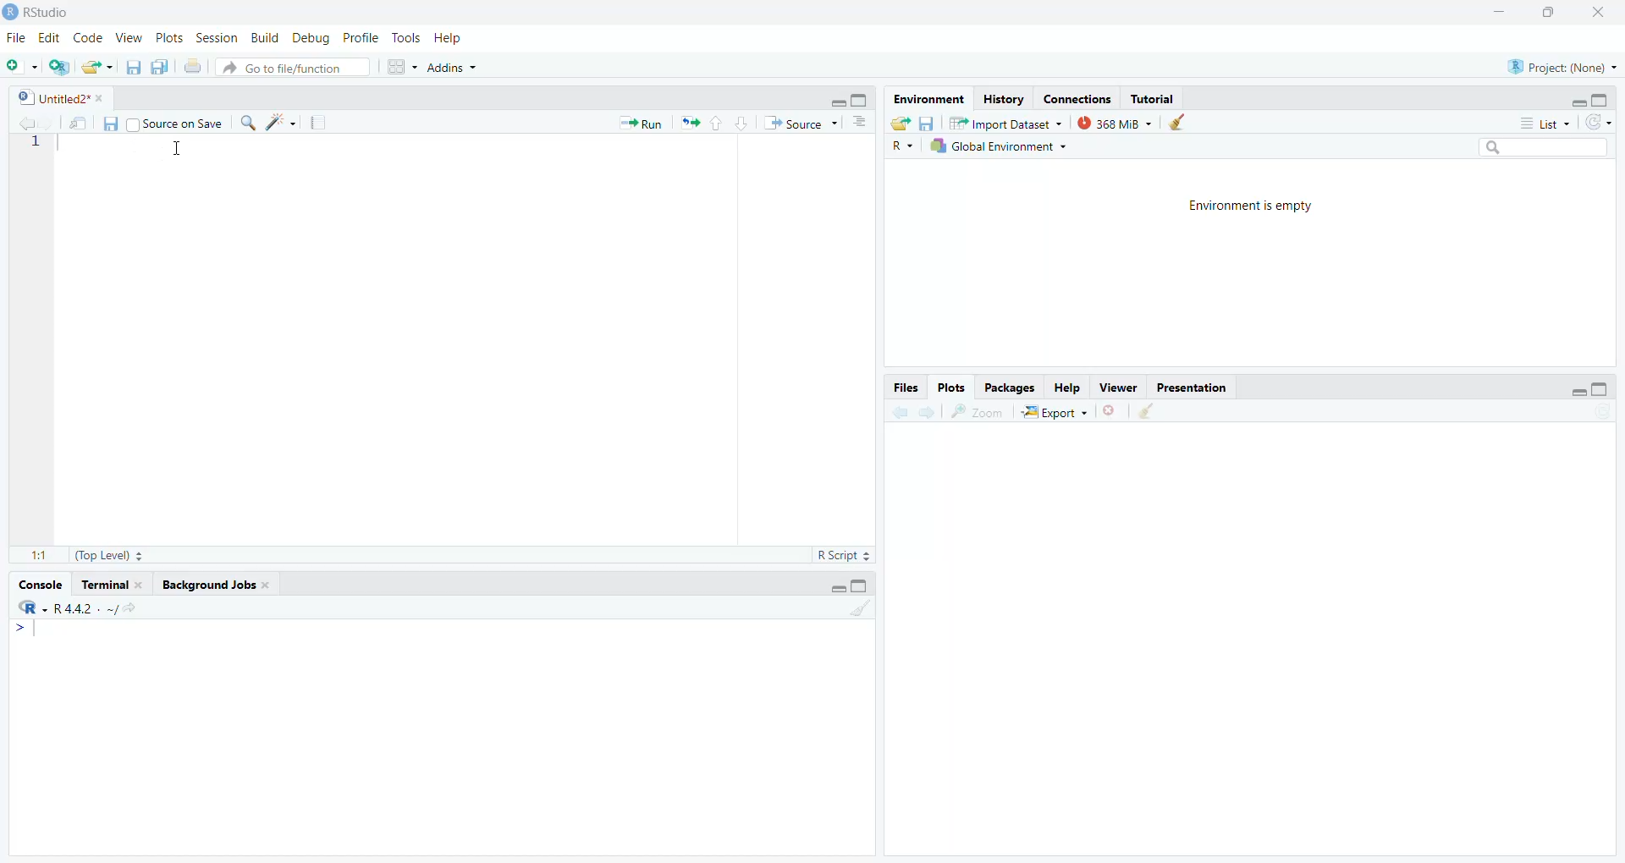 Image resolution: width=1625 pixels, height=863 pixels. What do you see at coordinates (61, 68) in the screenshot?
I see `add script` at bounding box center [61, 68].